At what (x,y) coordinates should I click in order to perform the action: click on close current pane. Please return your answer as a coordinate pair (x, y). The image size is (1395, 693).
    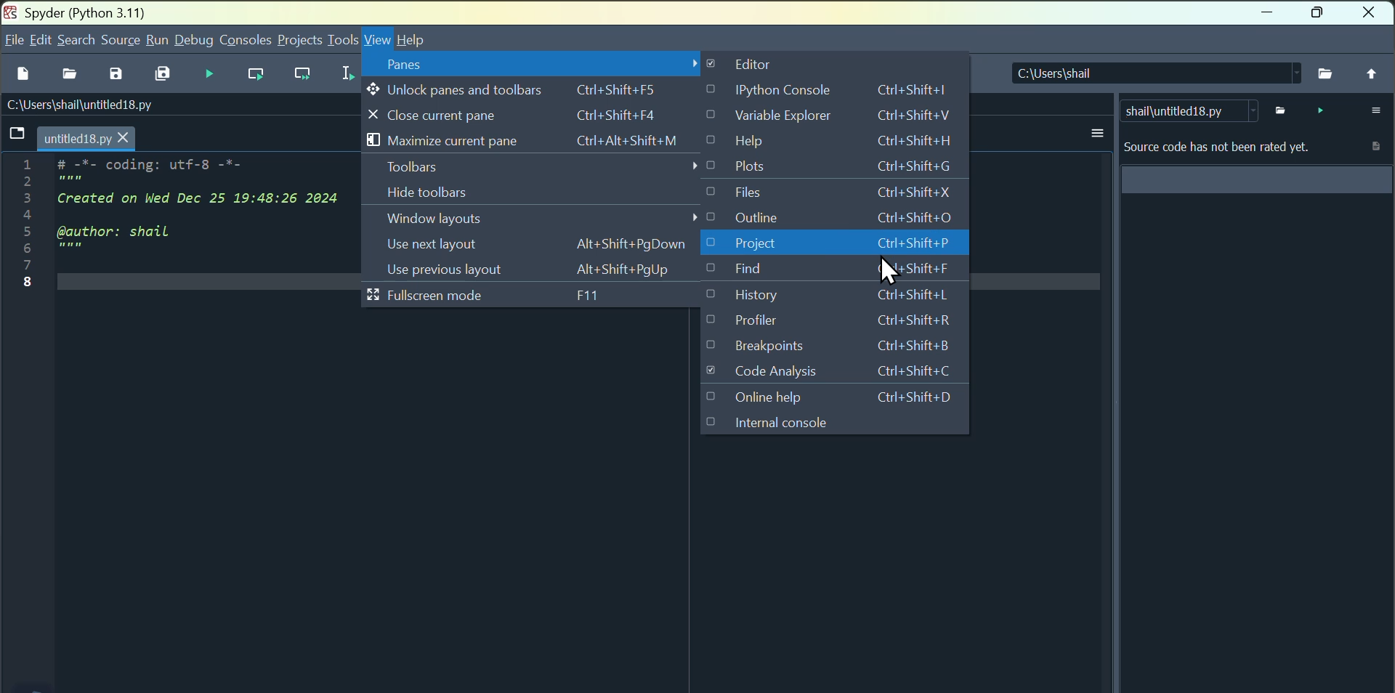
    Looking at the image, I should click on (528, 114).